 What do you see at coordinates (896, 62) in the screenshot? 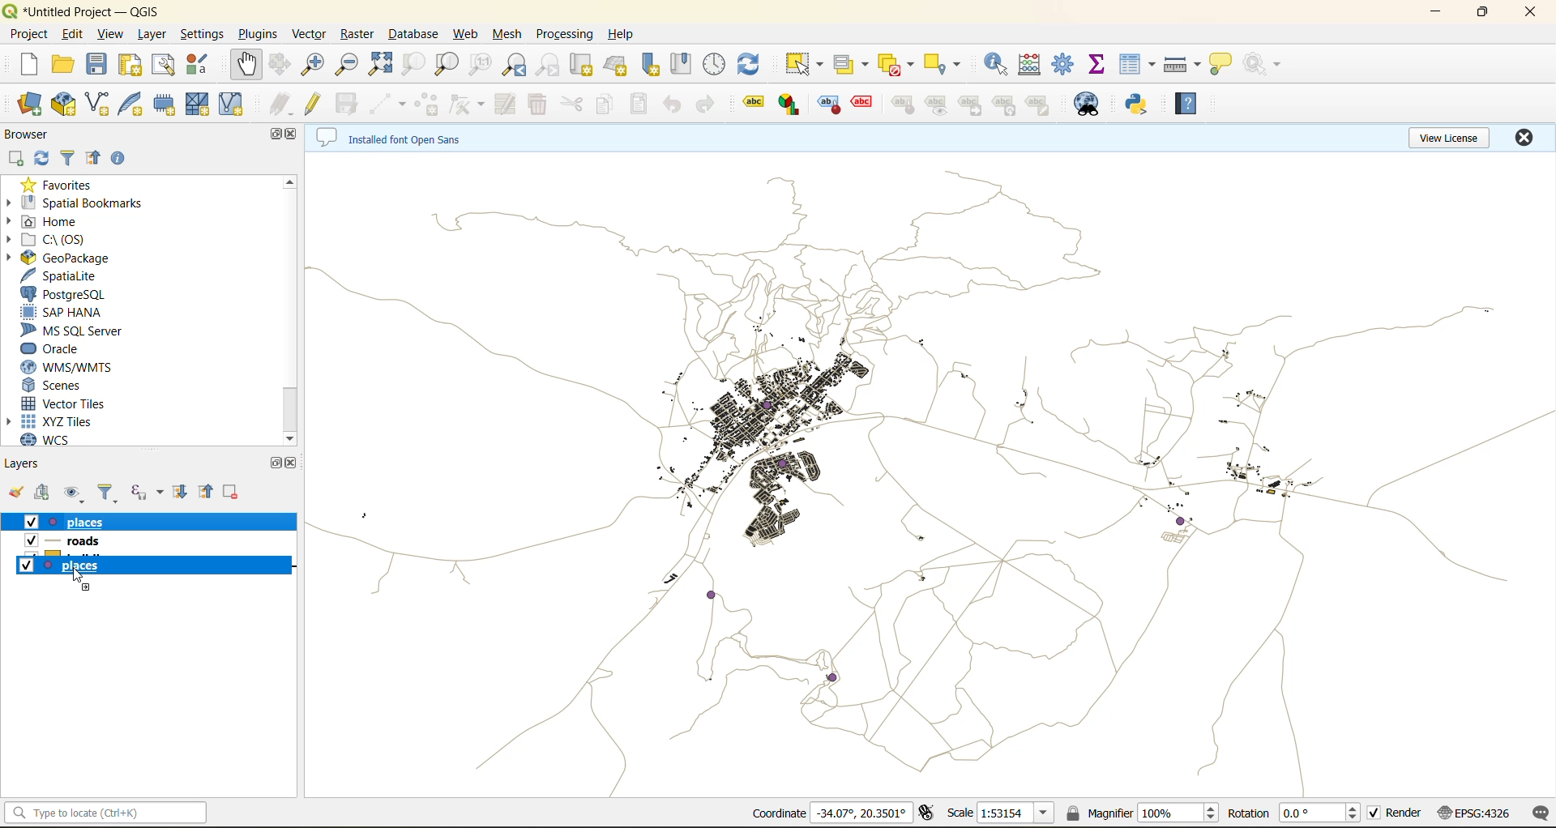
I see `deselect value` at bounding box center [896, 62].